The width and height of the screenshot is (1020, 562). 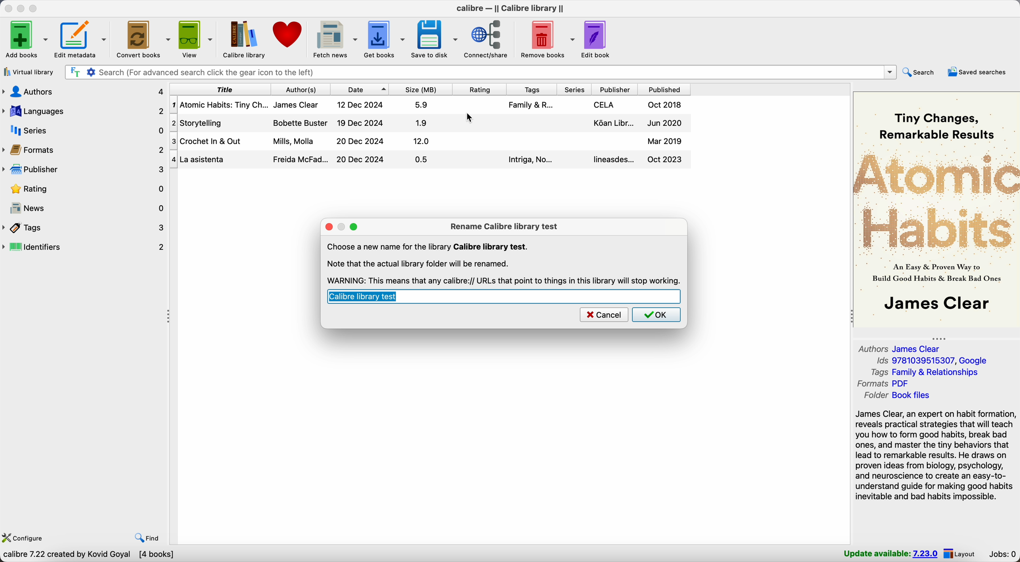 What do you see at coordinates (219, 89) in the screenshot?
I see `title` at bounding box center [219, 89].